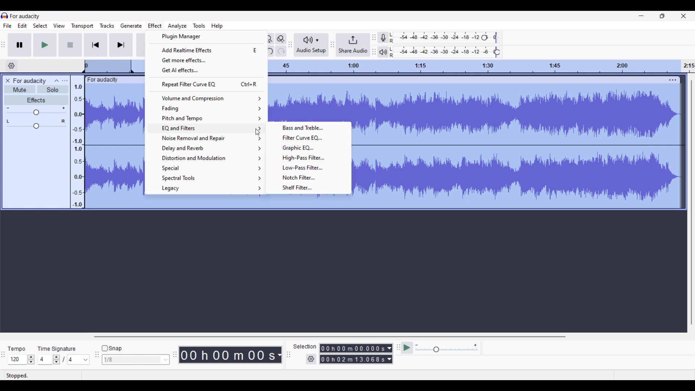 Image resolution: width=695 pixels, height=391 pixels. What do you see at coordinates (155, 26) in the screenshot?
I see `Effect menu` at bounding box center [155, 26].